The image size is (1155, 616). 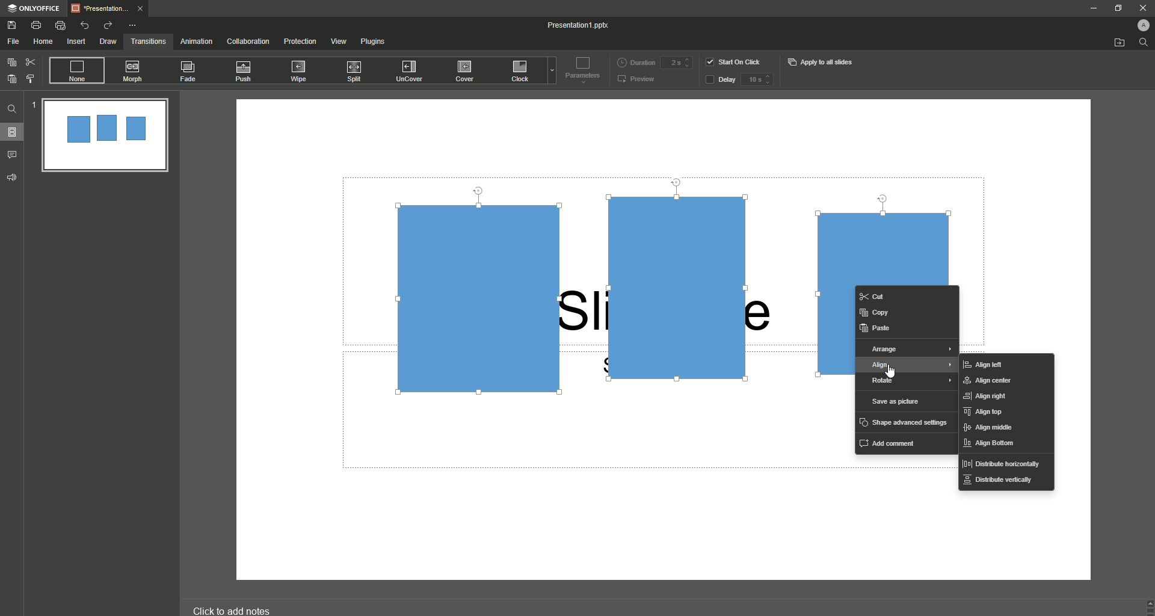 What do you see at coordinates (892, 371) in the screenshot?
I see `pointer cursor` at bounding box center [892, 371].